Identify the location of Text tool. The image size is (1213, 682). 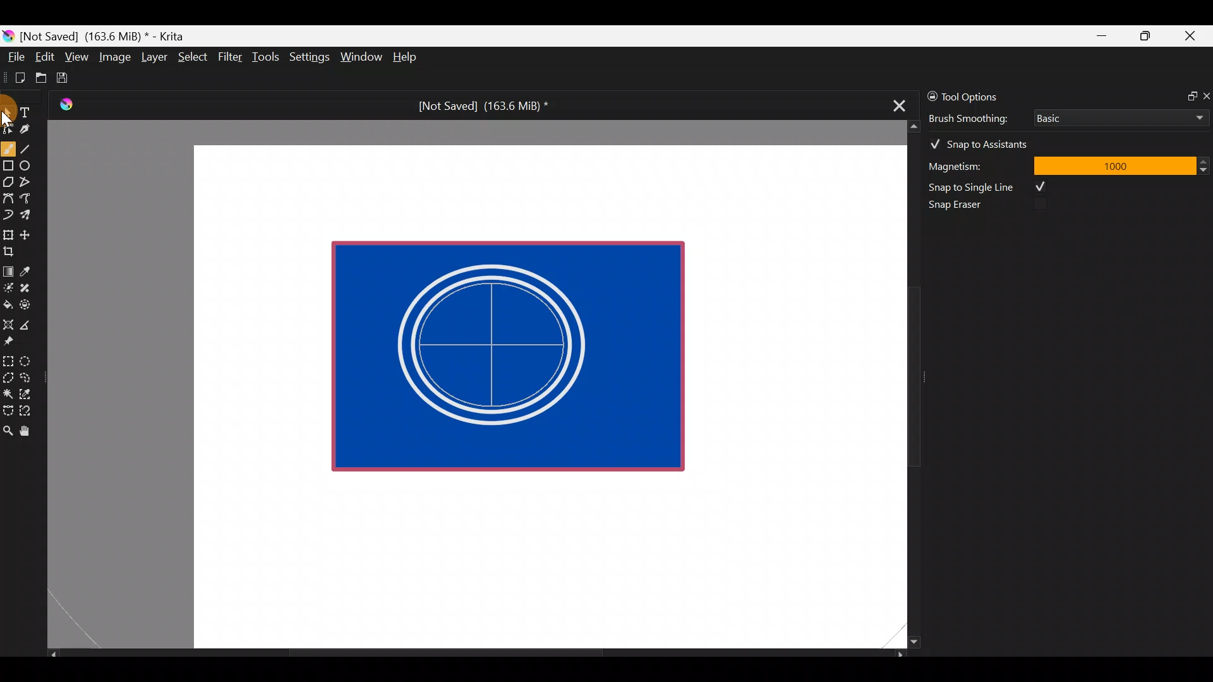
(32, 112).